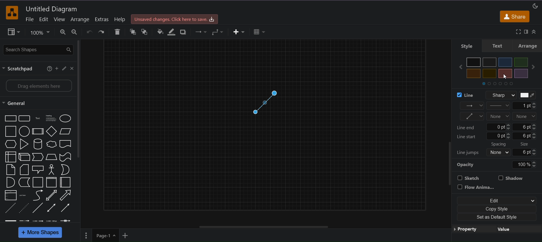 The width and height of the screenshot is (542, 242). What do you see at coordinates (512, 178) in the screenshot?
I see `shadow` at bounding box center [512, 178].